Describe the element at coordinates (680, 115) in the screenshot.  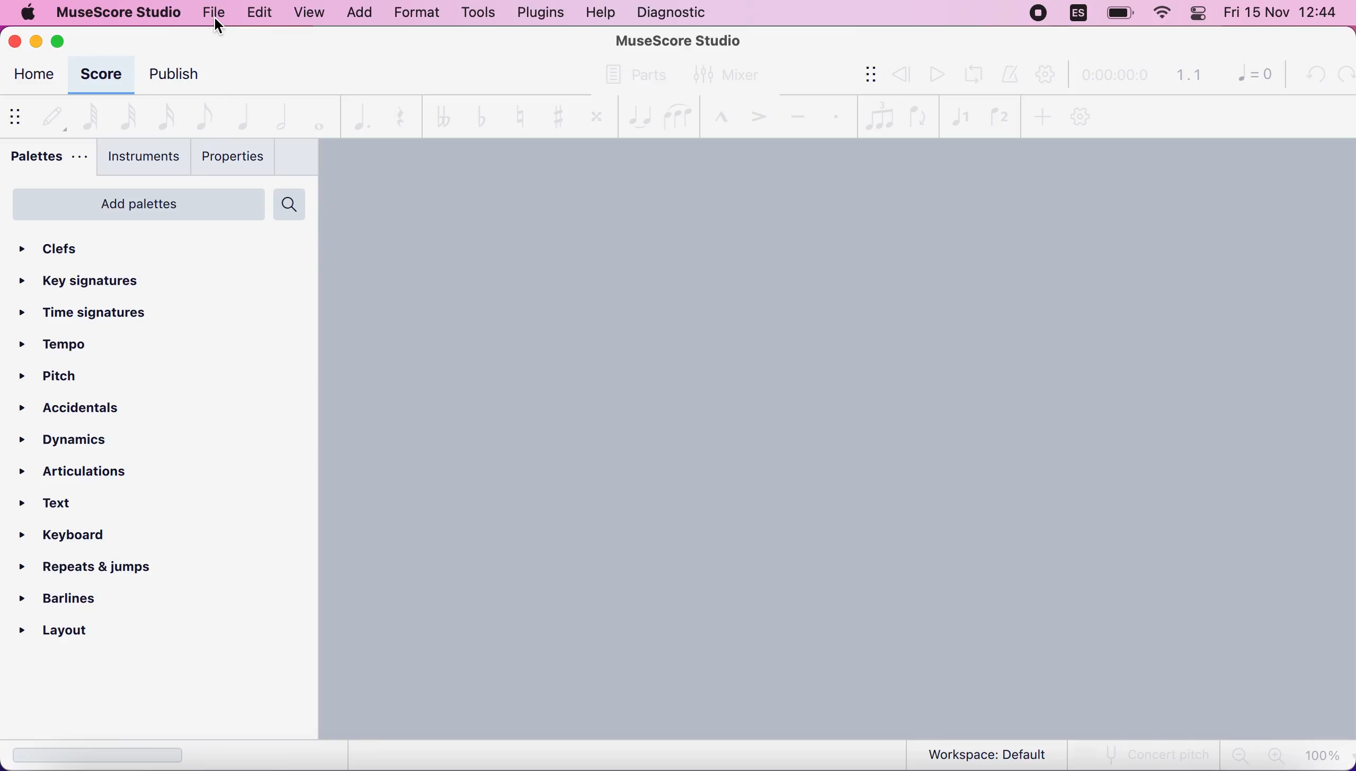
I see `slur` at that location.